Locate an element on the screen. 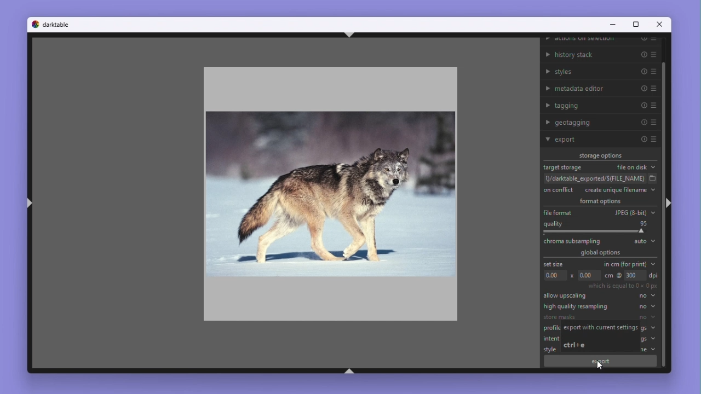  ctrl+shift+l is located at coordinates (30, 203).